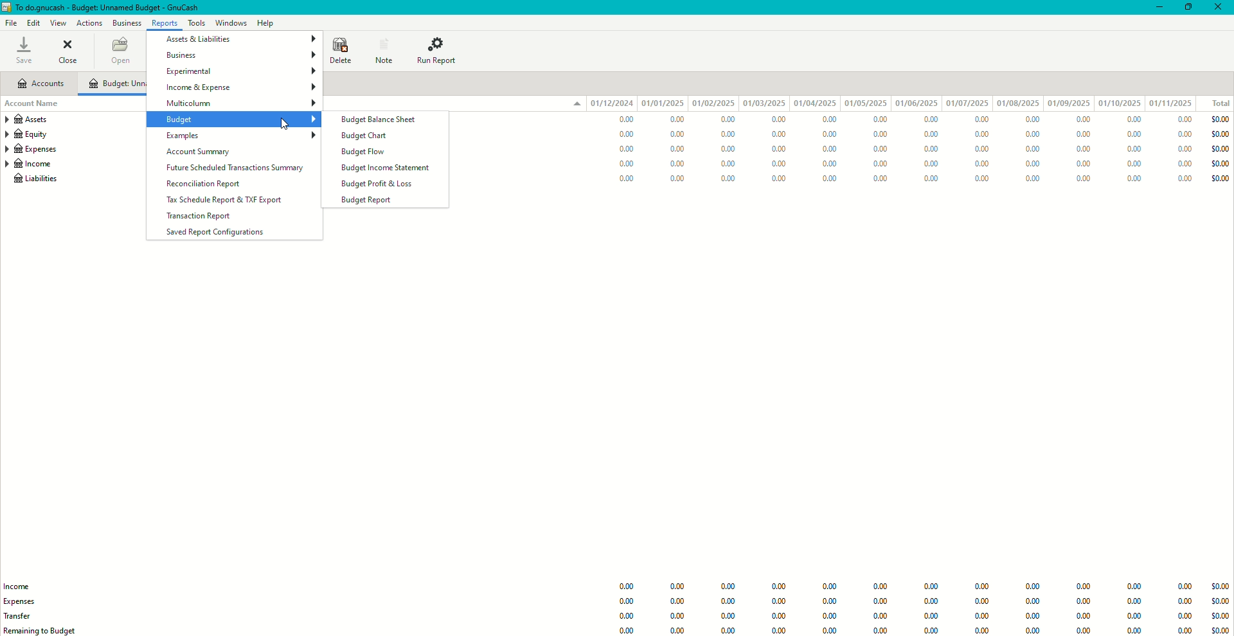 Image resolution: width=1234 pixels, height=636 pixels. What do you see at coordinates (1183, 586) in the screenshot?
I see `0.00` at bounding box center [1183, 586].